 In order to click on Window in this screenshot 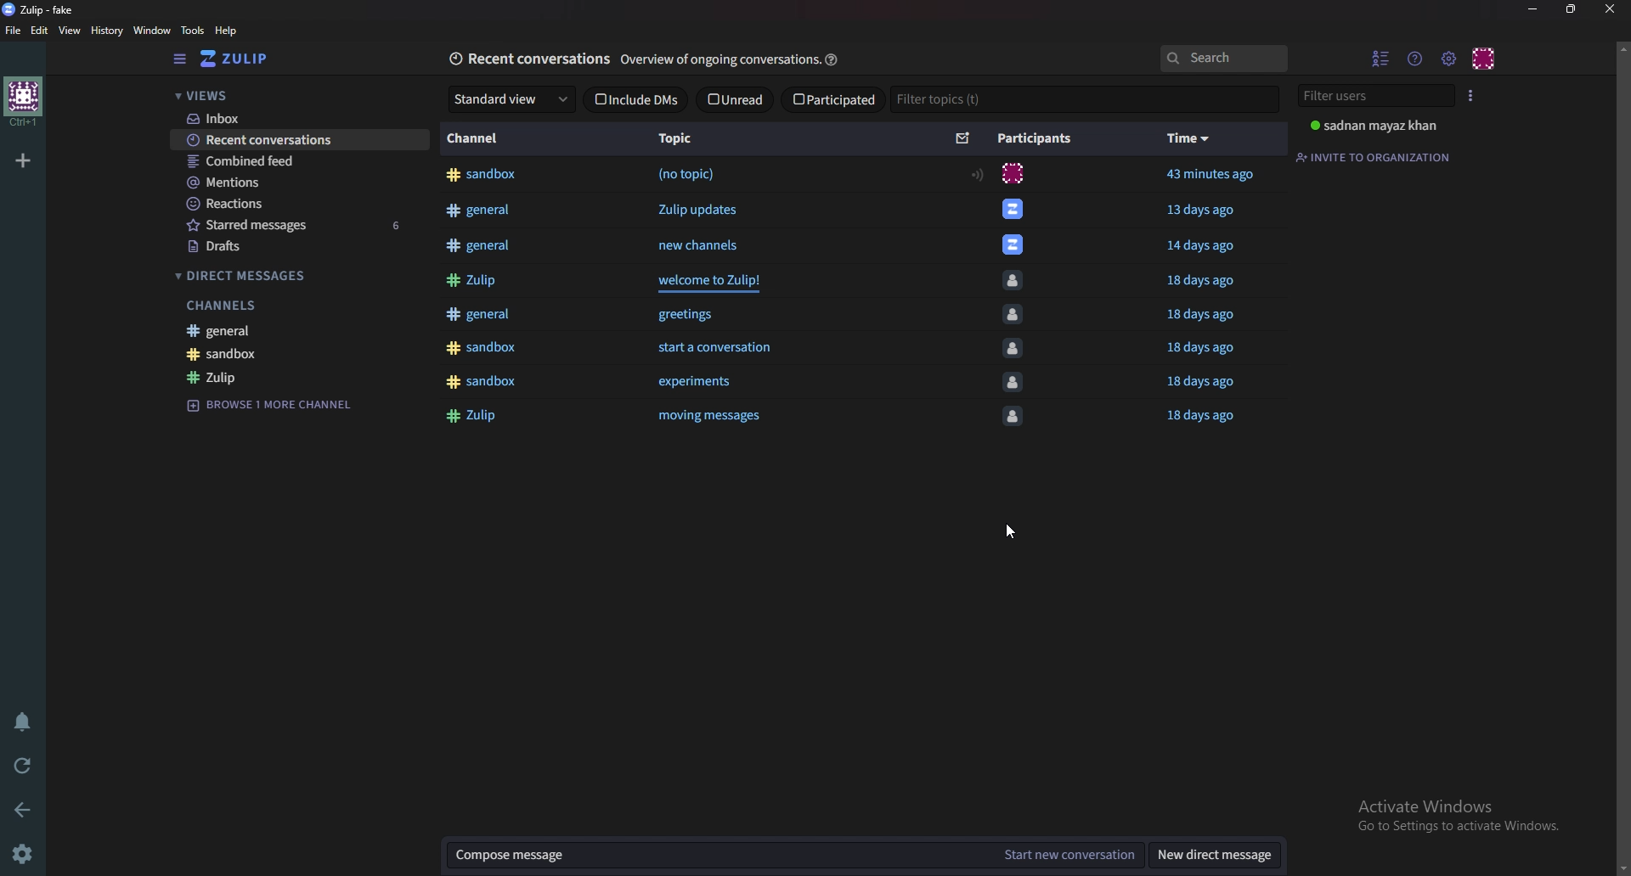, I will do `click(152, 30)`.